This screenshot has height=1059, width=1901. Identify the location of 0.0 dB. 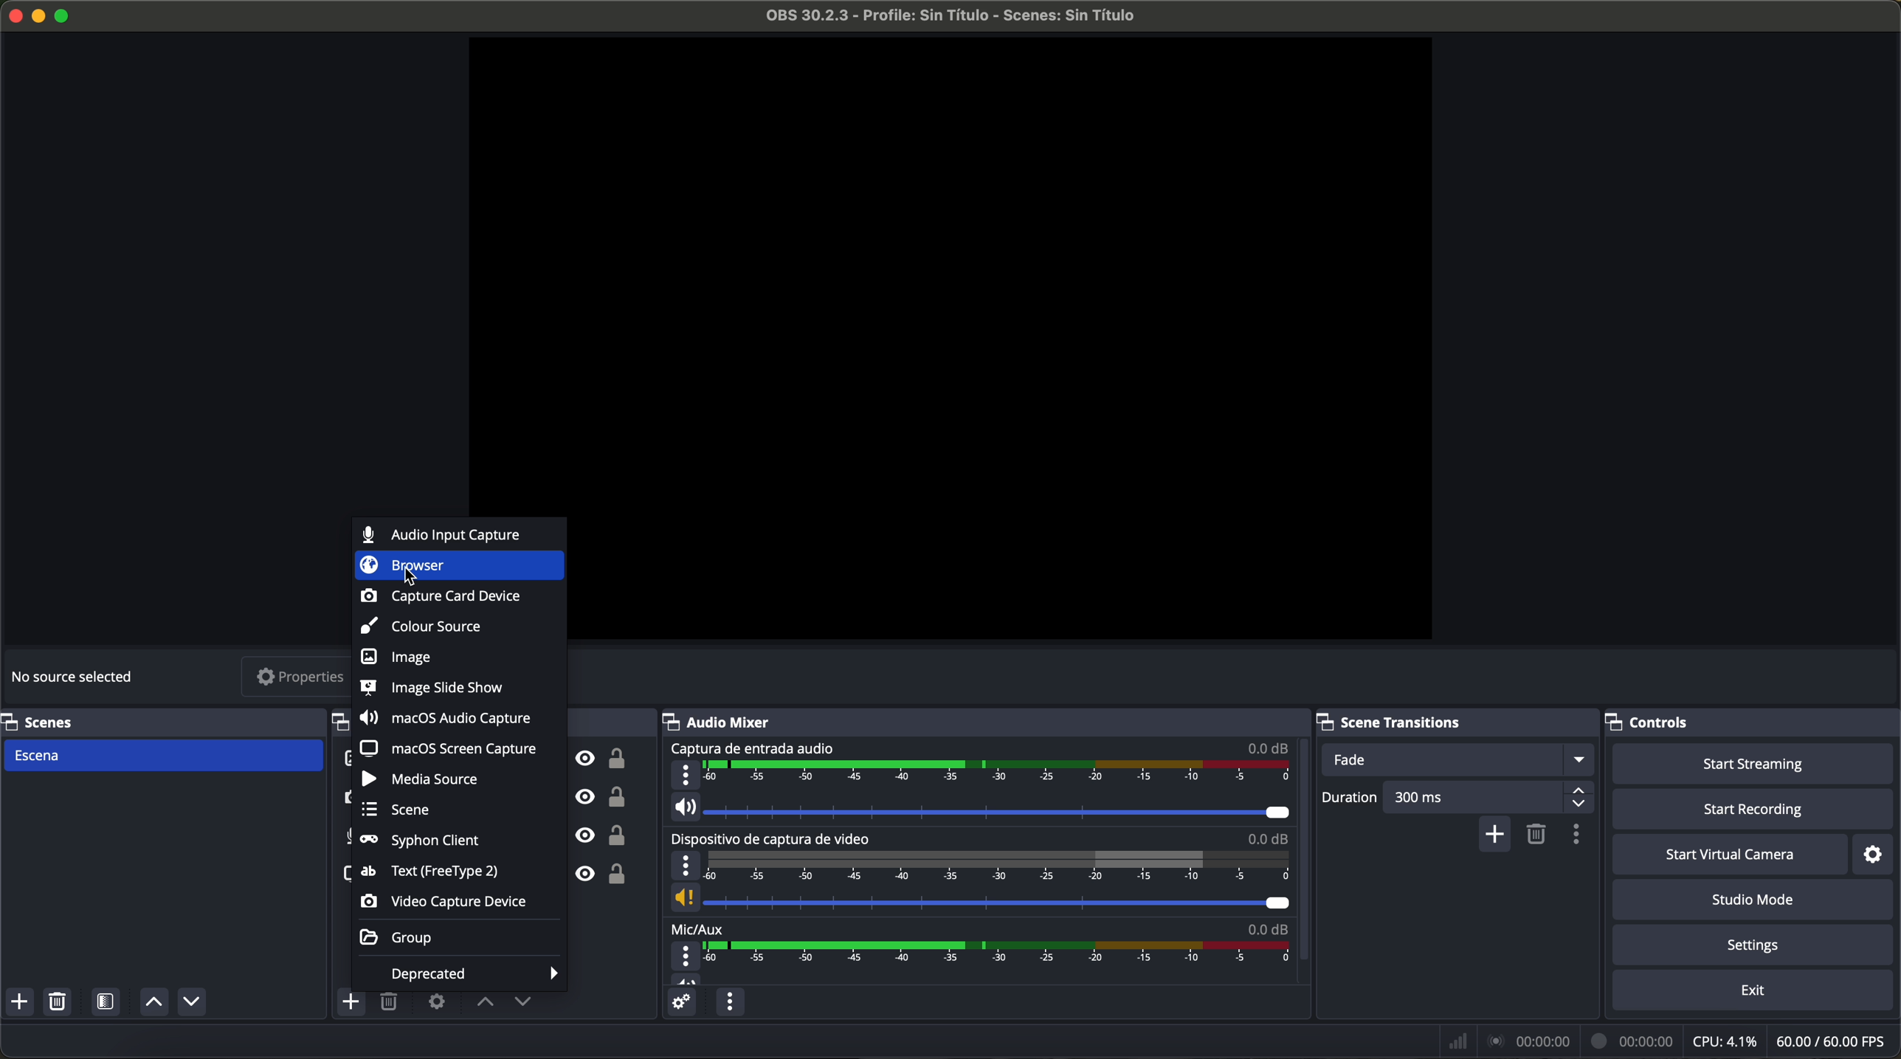
(1260, 839).